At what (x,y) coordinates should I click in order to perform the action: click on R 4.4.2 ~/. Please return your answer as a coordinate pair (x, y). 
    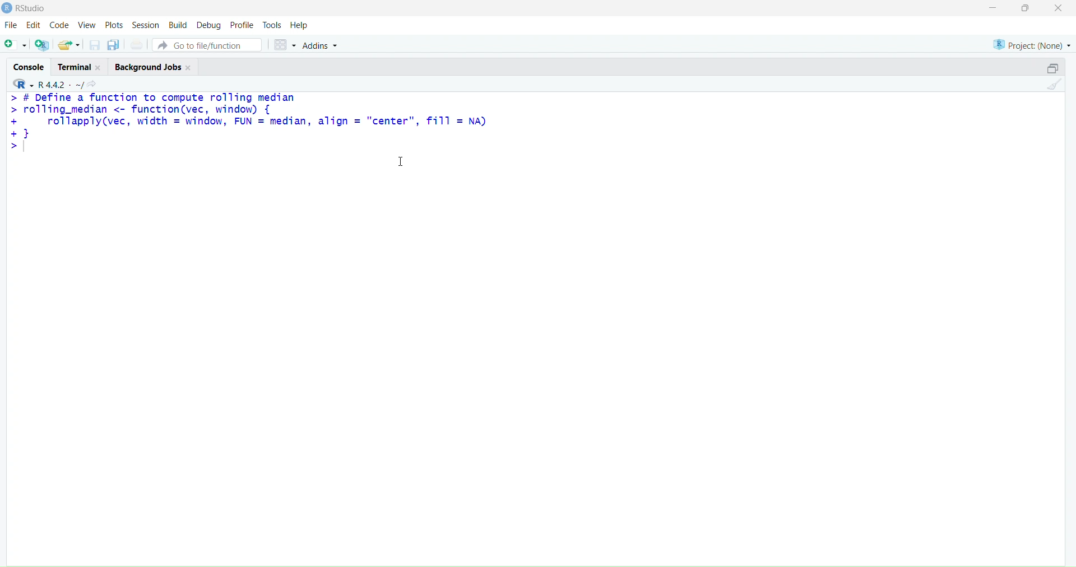
    Looking at the image, I should click on (61, 85).